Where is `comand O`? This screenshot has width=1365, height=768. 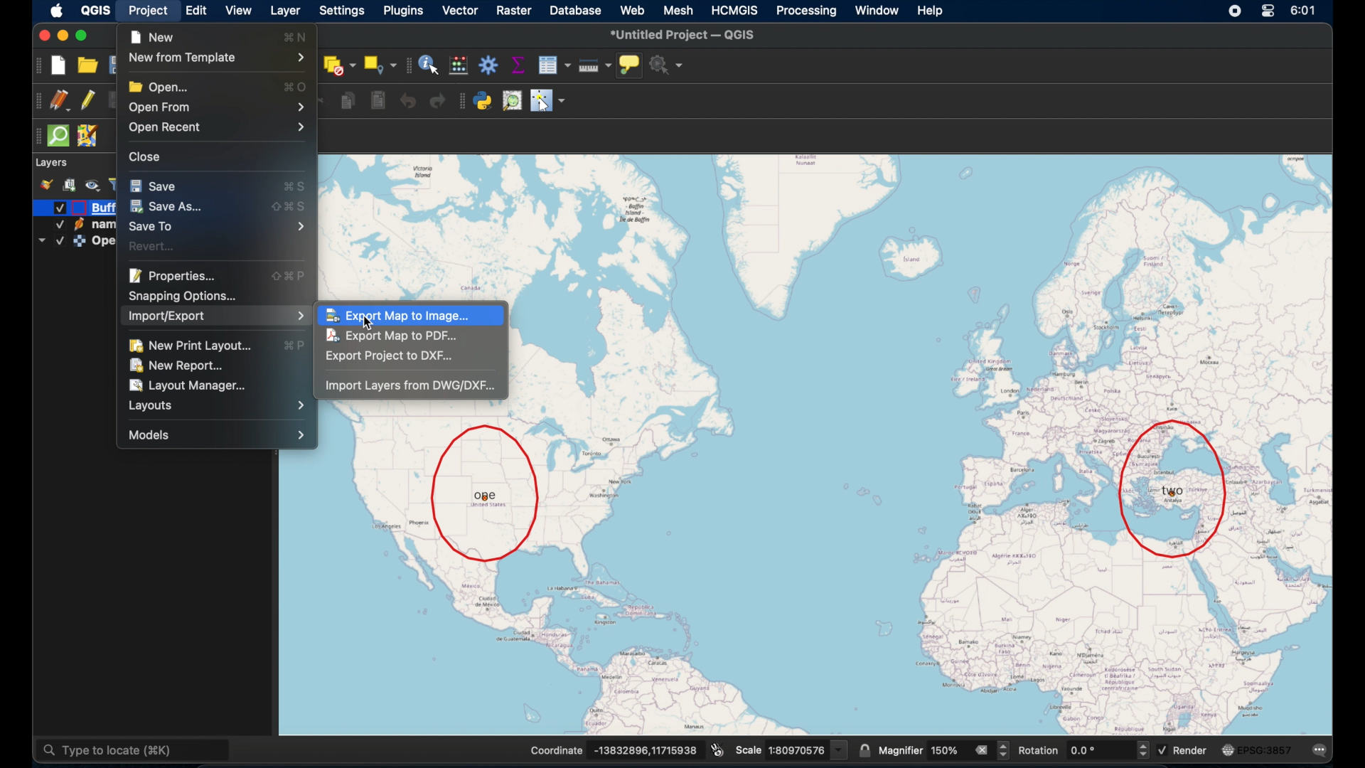 comand O is located at coordinates (300, 87).